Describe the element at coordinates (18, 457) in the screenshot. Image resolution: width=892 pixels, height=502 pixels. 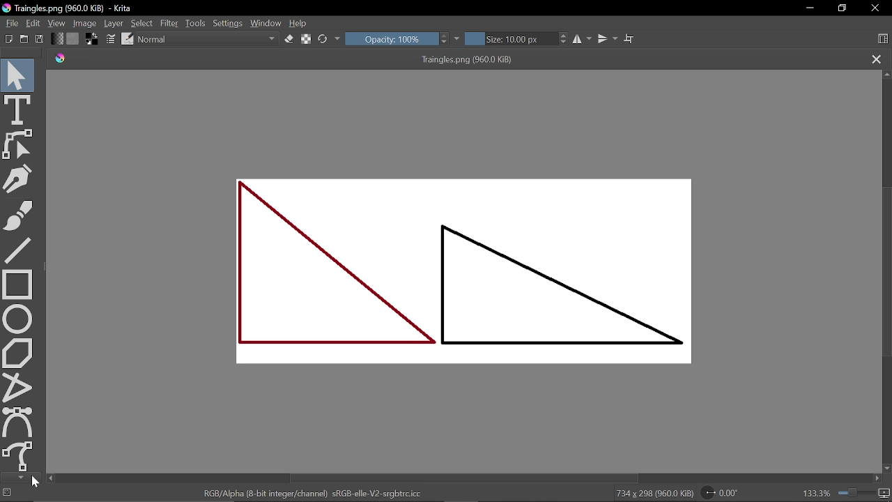
I see `Freehand pathtool` at that location.